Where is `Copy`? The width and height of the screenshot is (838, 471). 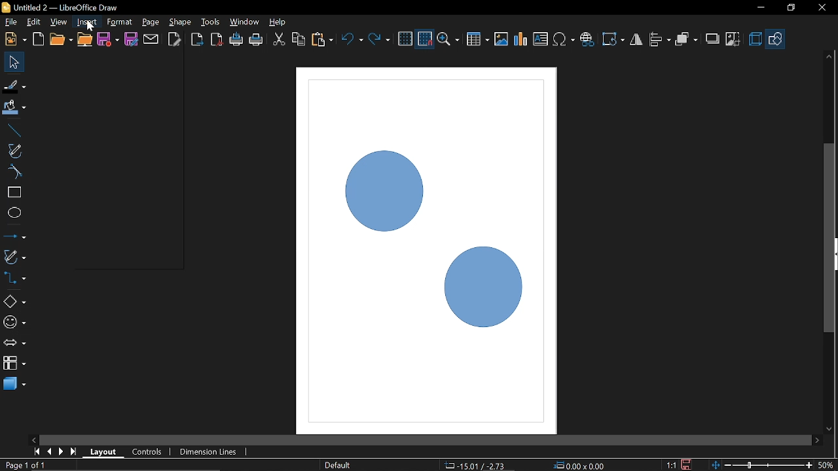 Copy is located at coordinates (299, 41).